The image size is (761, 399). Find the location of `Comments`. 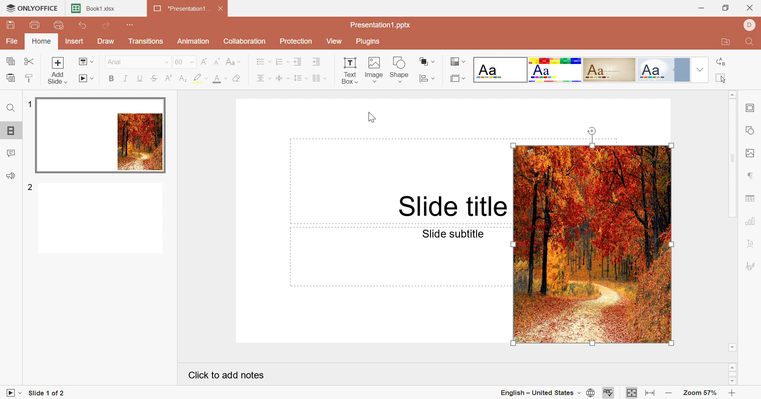

Comments is located at coordinates (10, 154).